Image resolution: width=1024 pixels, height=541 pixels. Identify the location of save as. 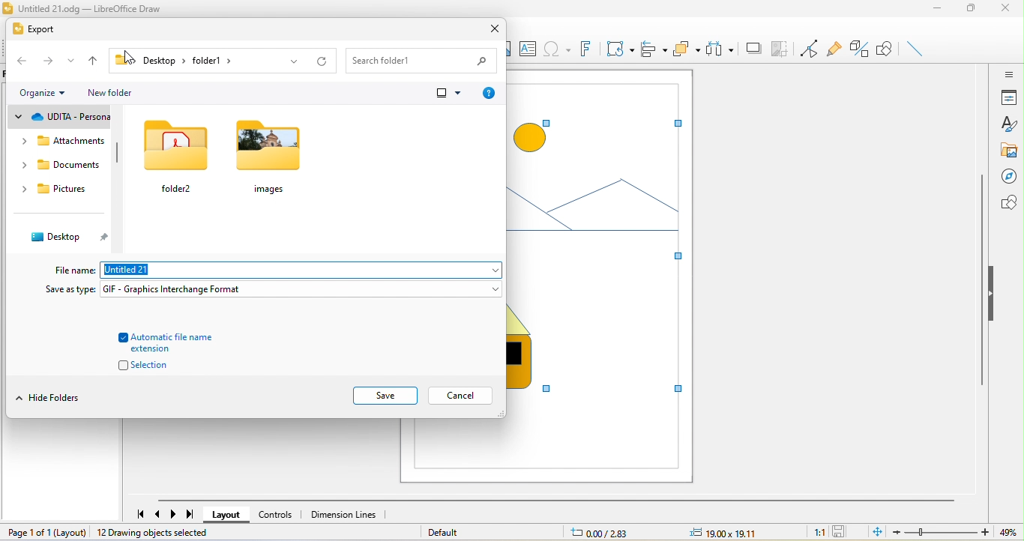
(70, 290).